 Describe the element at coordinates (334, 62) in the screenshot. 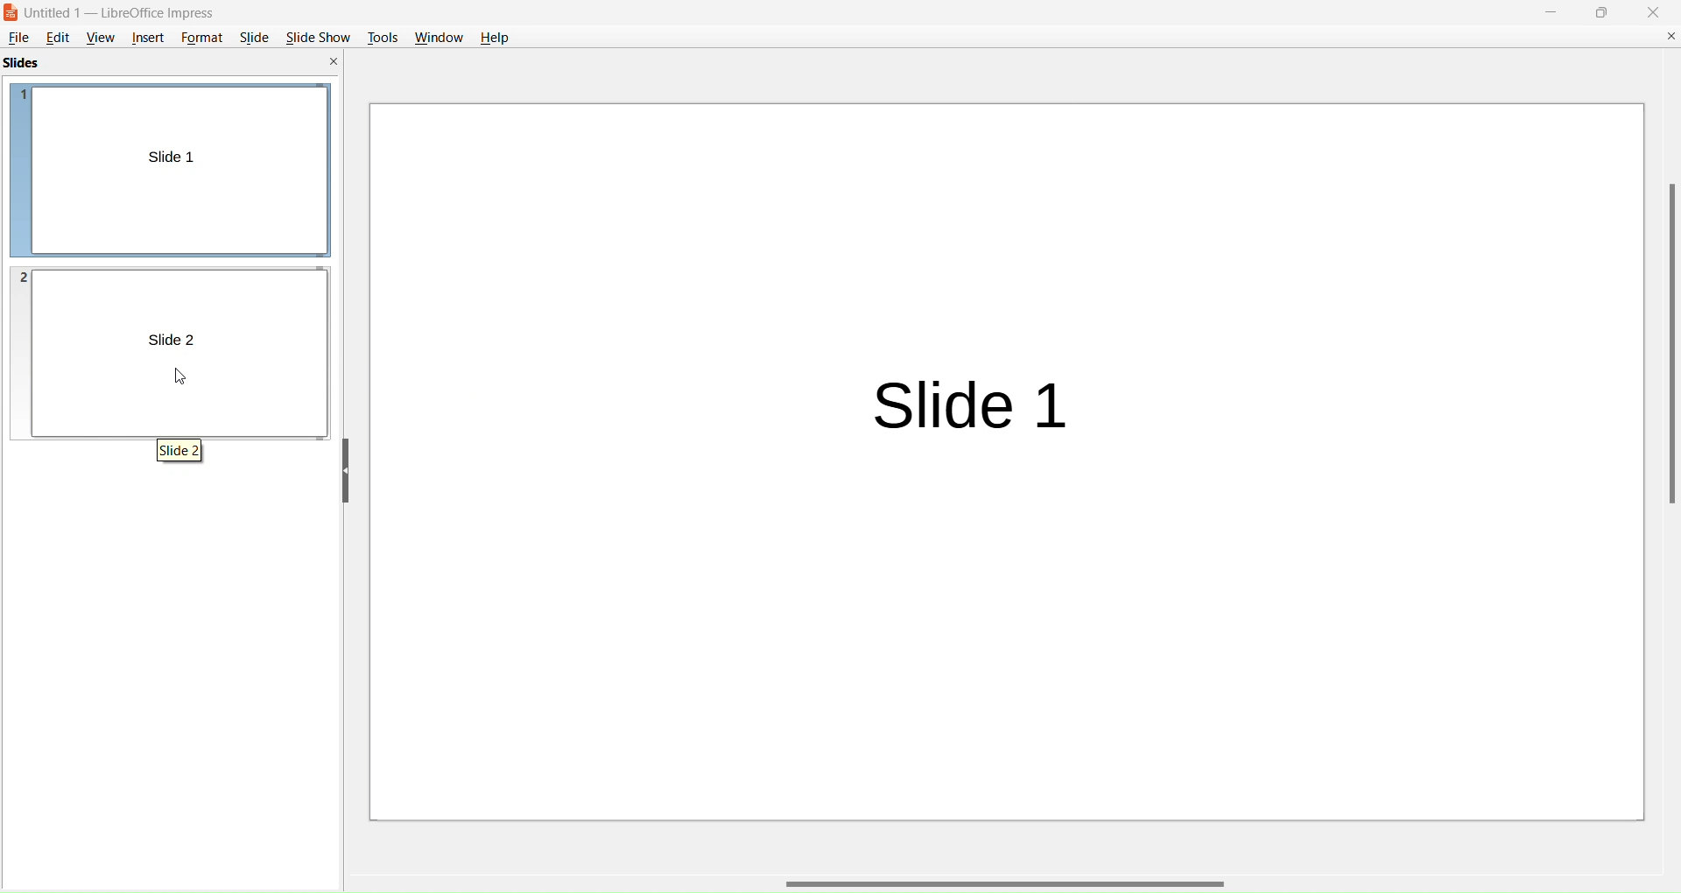

I see `close pane` at that location.